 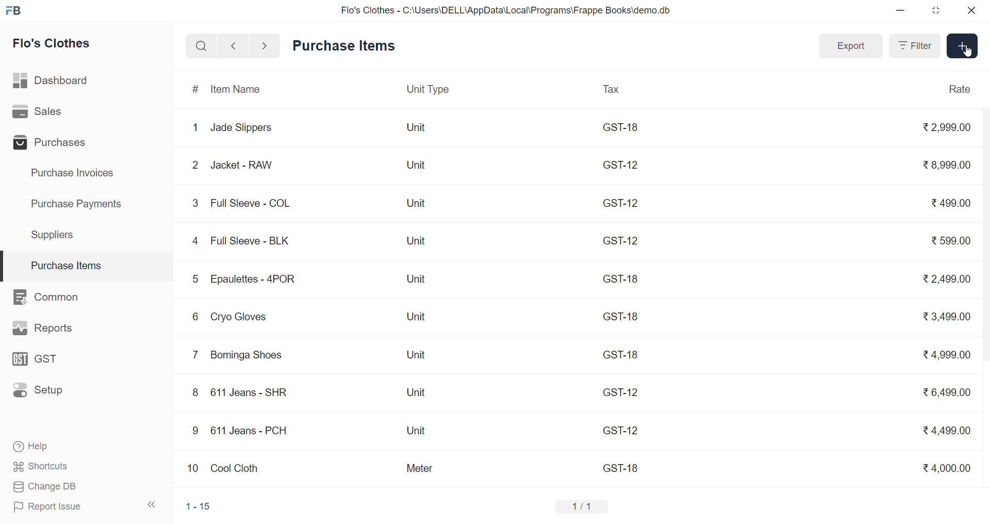 What do you see at coordinates (943, 432) in the screenshot?
I see `₹4,499.00` at bounding box center [943, 432].